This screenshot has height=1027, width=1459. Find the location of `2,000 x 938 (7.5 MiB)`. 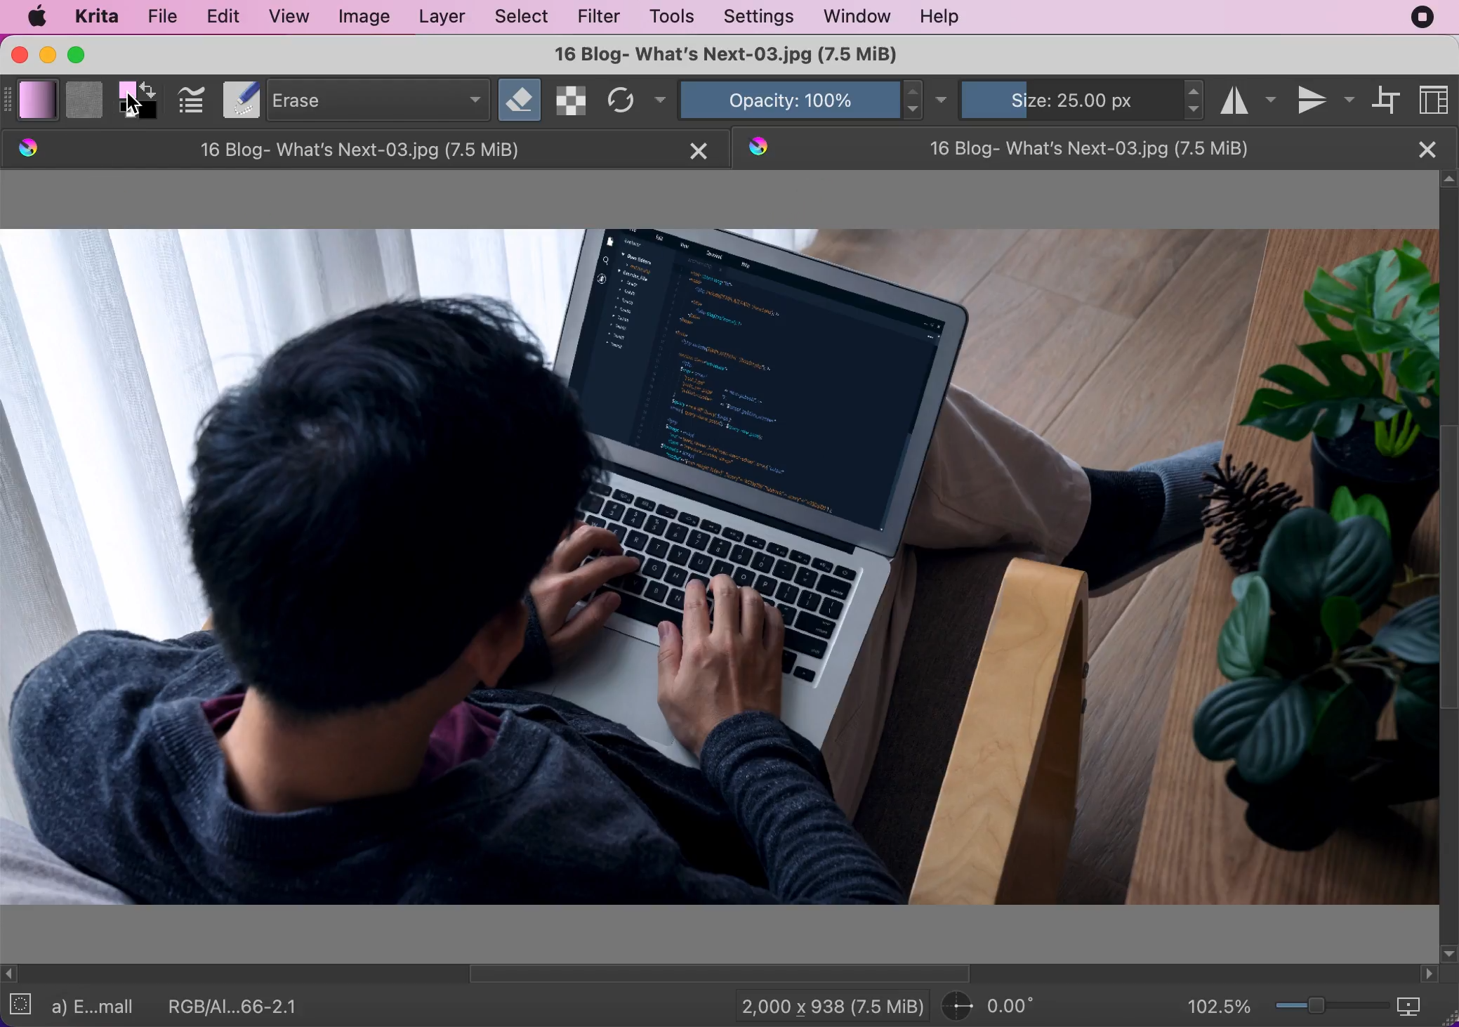

2,000 x 938 (7.5 MiB) is located at coordinates (829, 1005).